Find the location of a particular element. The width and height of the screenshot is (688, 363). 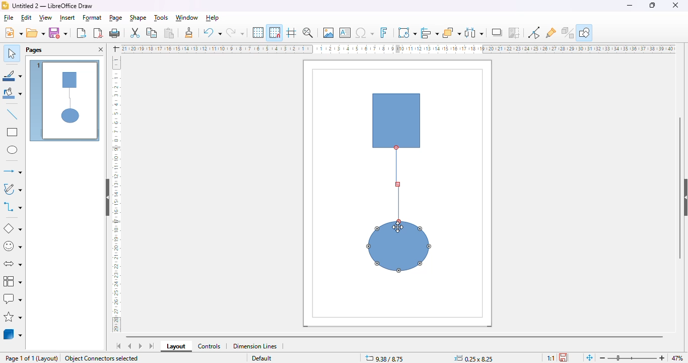

lines and arrows is located at coordinates (12, 171).